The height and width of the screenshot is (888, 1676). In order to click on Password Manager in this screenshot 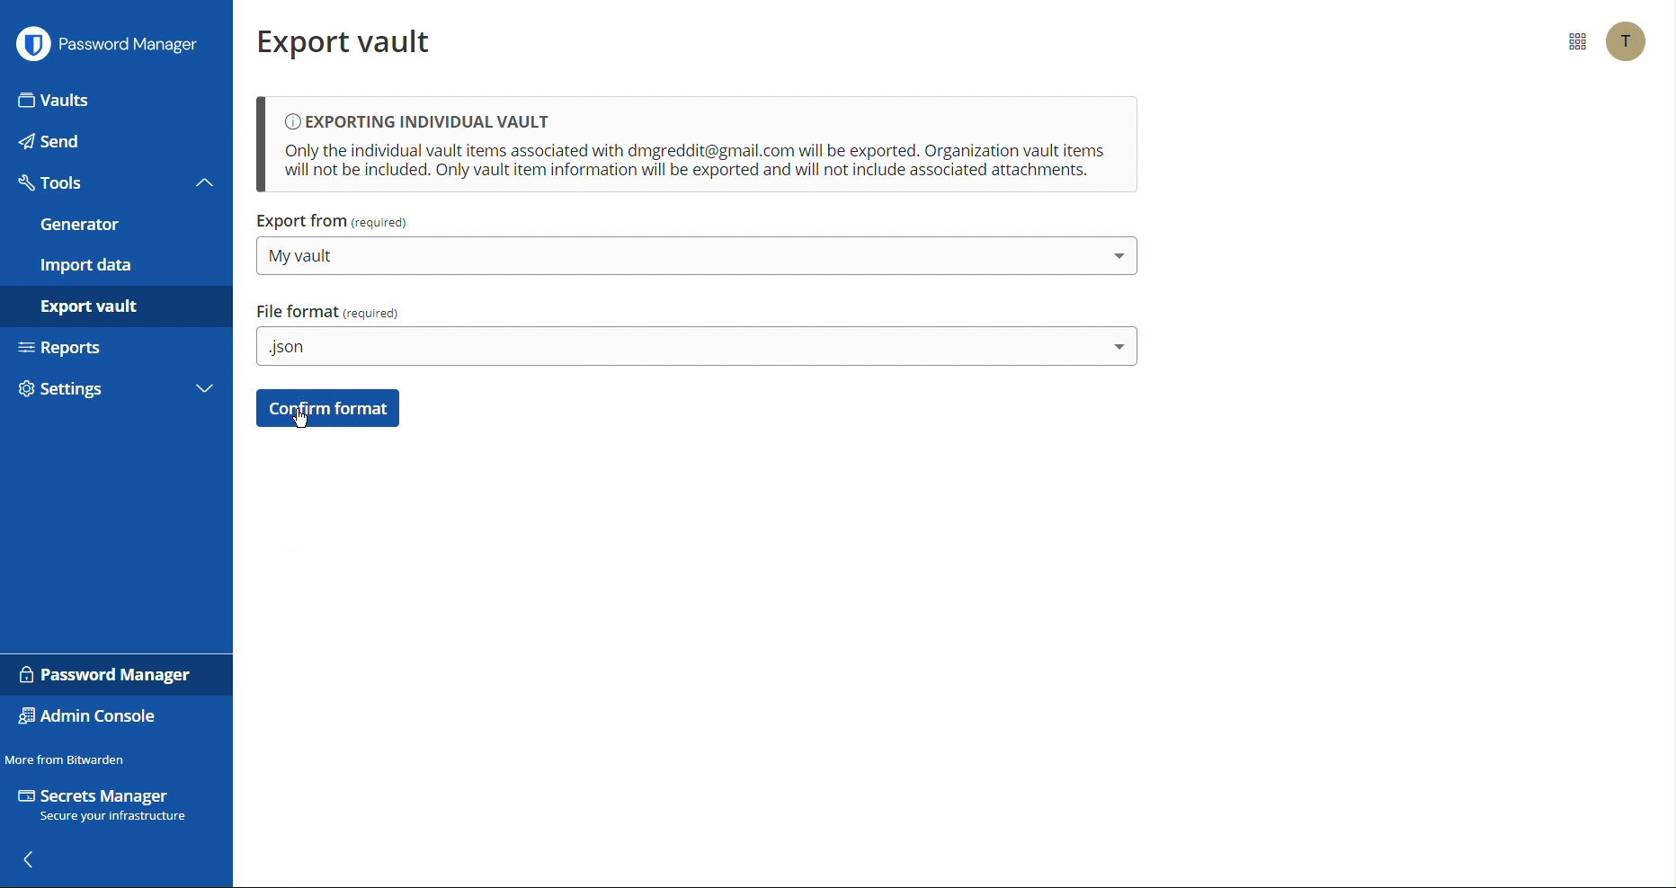, I will do `click(111, 47)`.